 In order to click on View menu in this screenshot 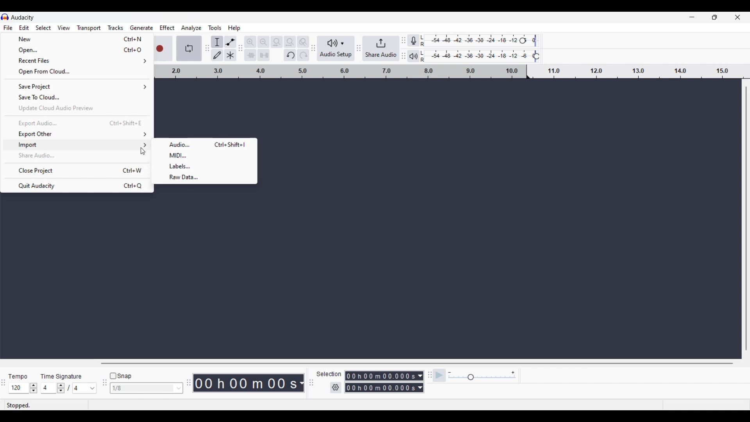, I will do `click(64, 27)`.